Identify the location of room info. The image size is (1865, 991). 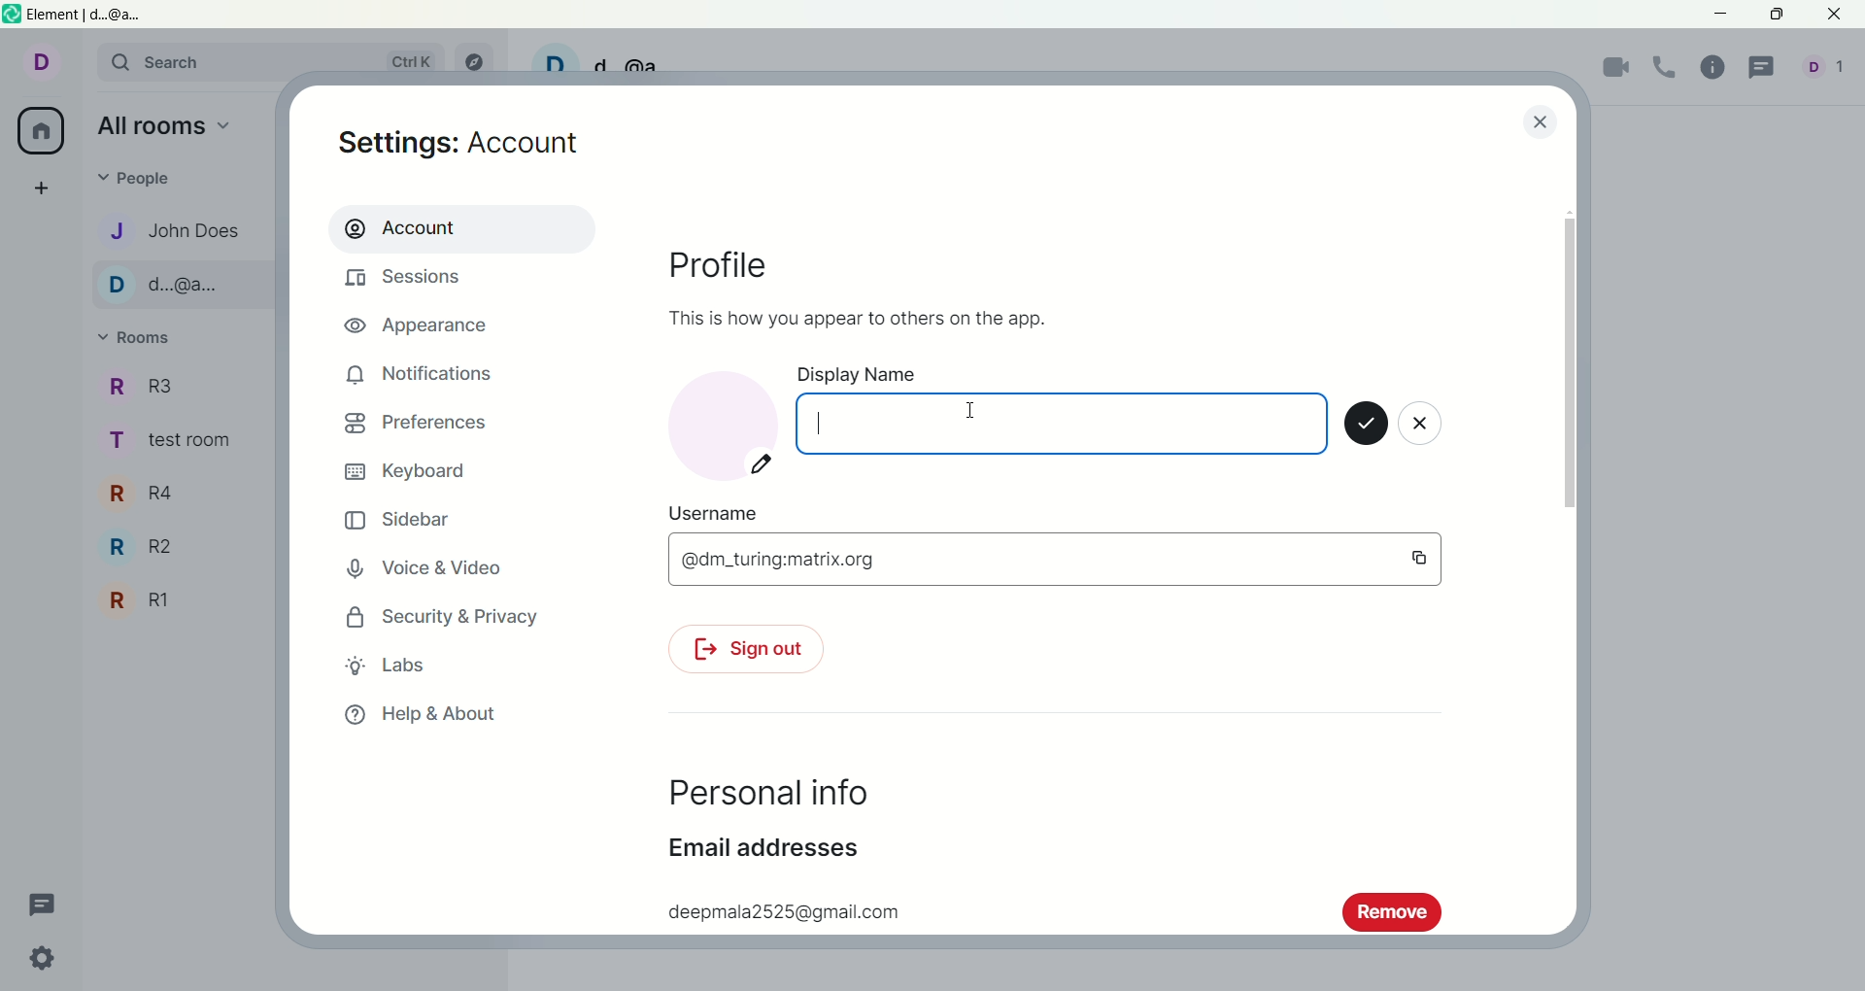
(1718, 66).